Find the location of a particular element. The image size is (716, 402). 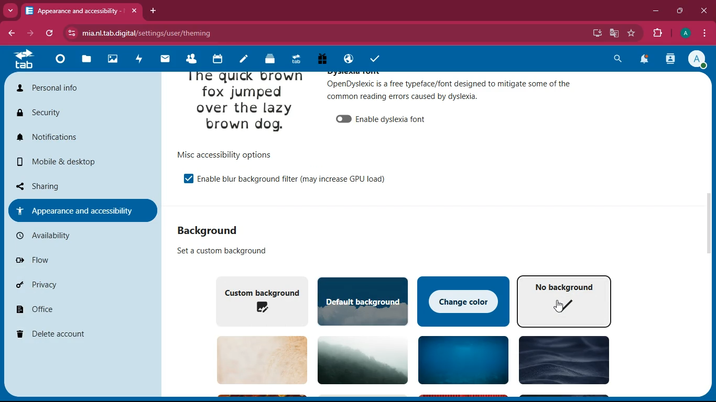

friends is located at coordinates (190, 59).